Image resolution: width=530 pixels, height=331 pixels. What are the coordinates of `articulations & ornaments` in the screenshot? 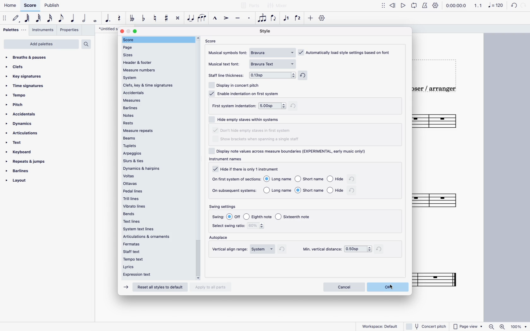 It's located at (156, 237).